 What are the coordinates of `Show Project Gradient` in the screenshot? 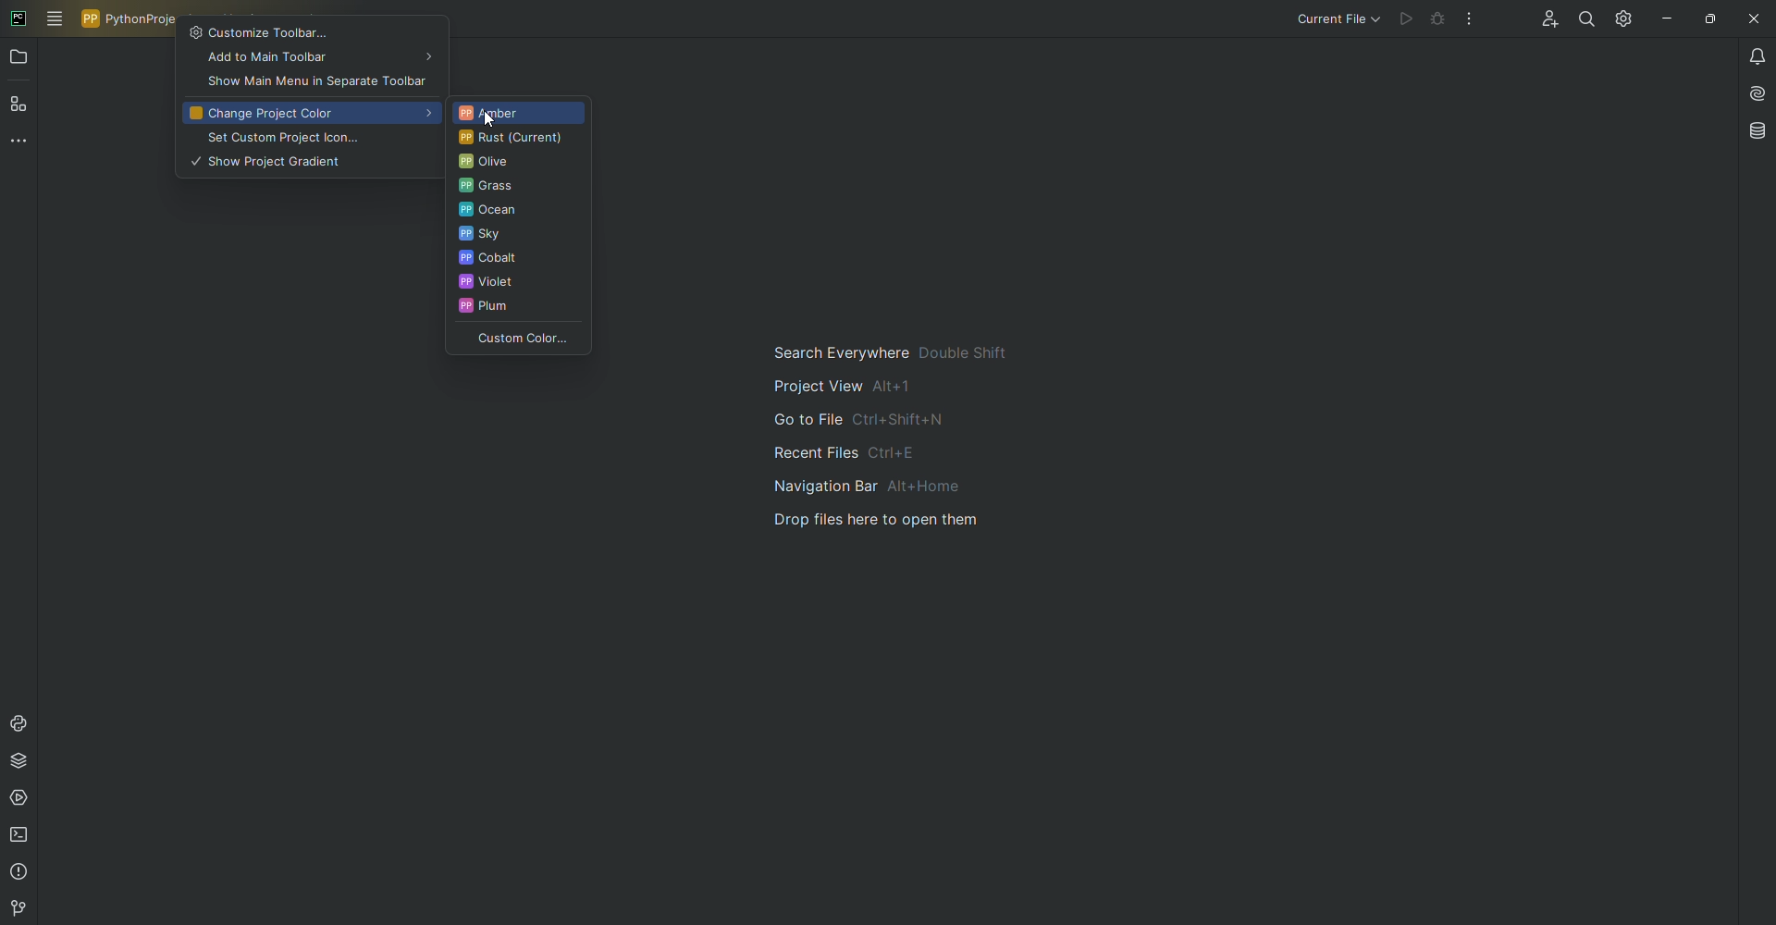 It's located at (309, 163).